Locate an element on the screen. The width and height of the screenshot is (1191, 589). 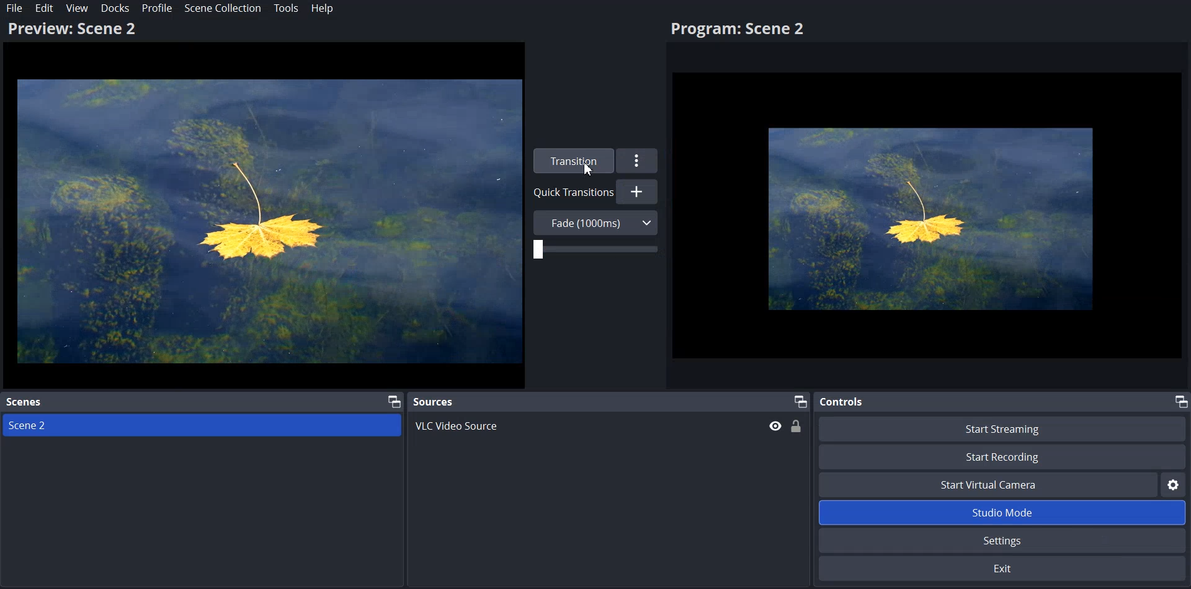
Studio Mode is located at coordinates (1004, 513).